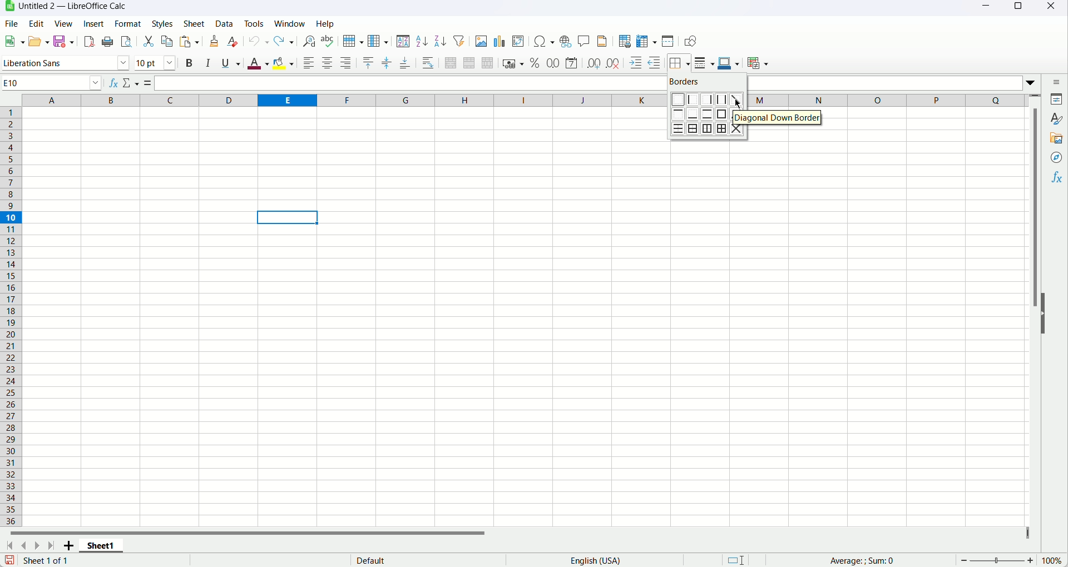  What do you see at coordinates (647, 41) in the screenshot?
I see `Freeze rows and columns` at bounding box center [647, 41].